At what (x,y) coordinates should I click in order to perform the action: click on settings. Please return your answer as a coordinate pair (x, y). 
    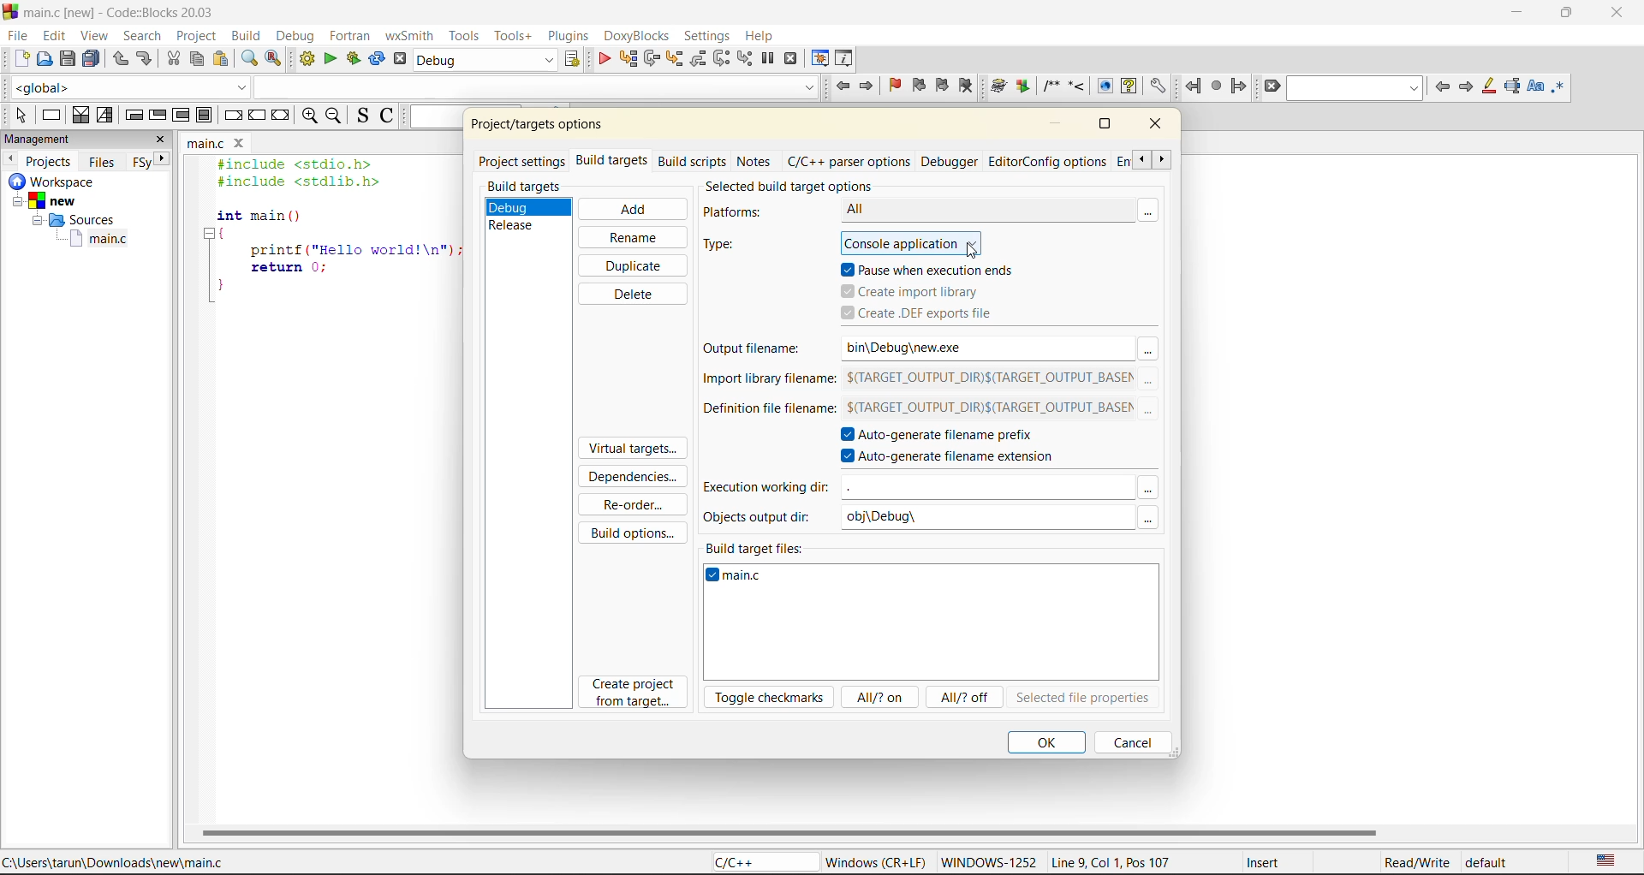
    Looking at the image, I should click on (708, 37).